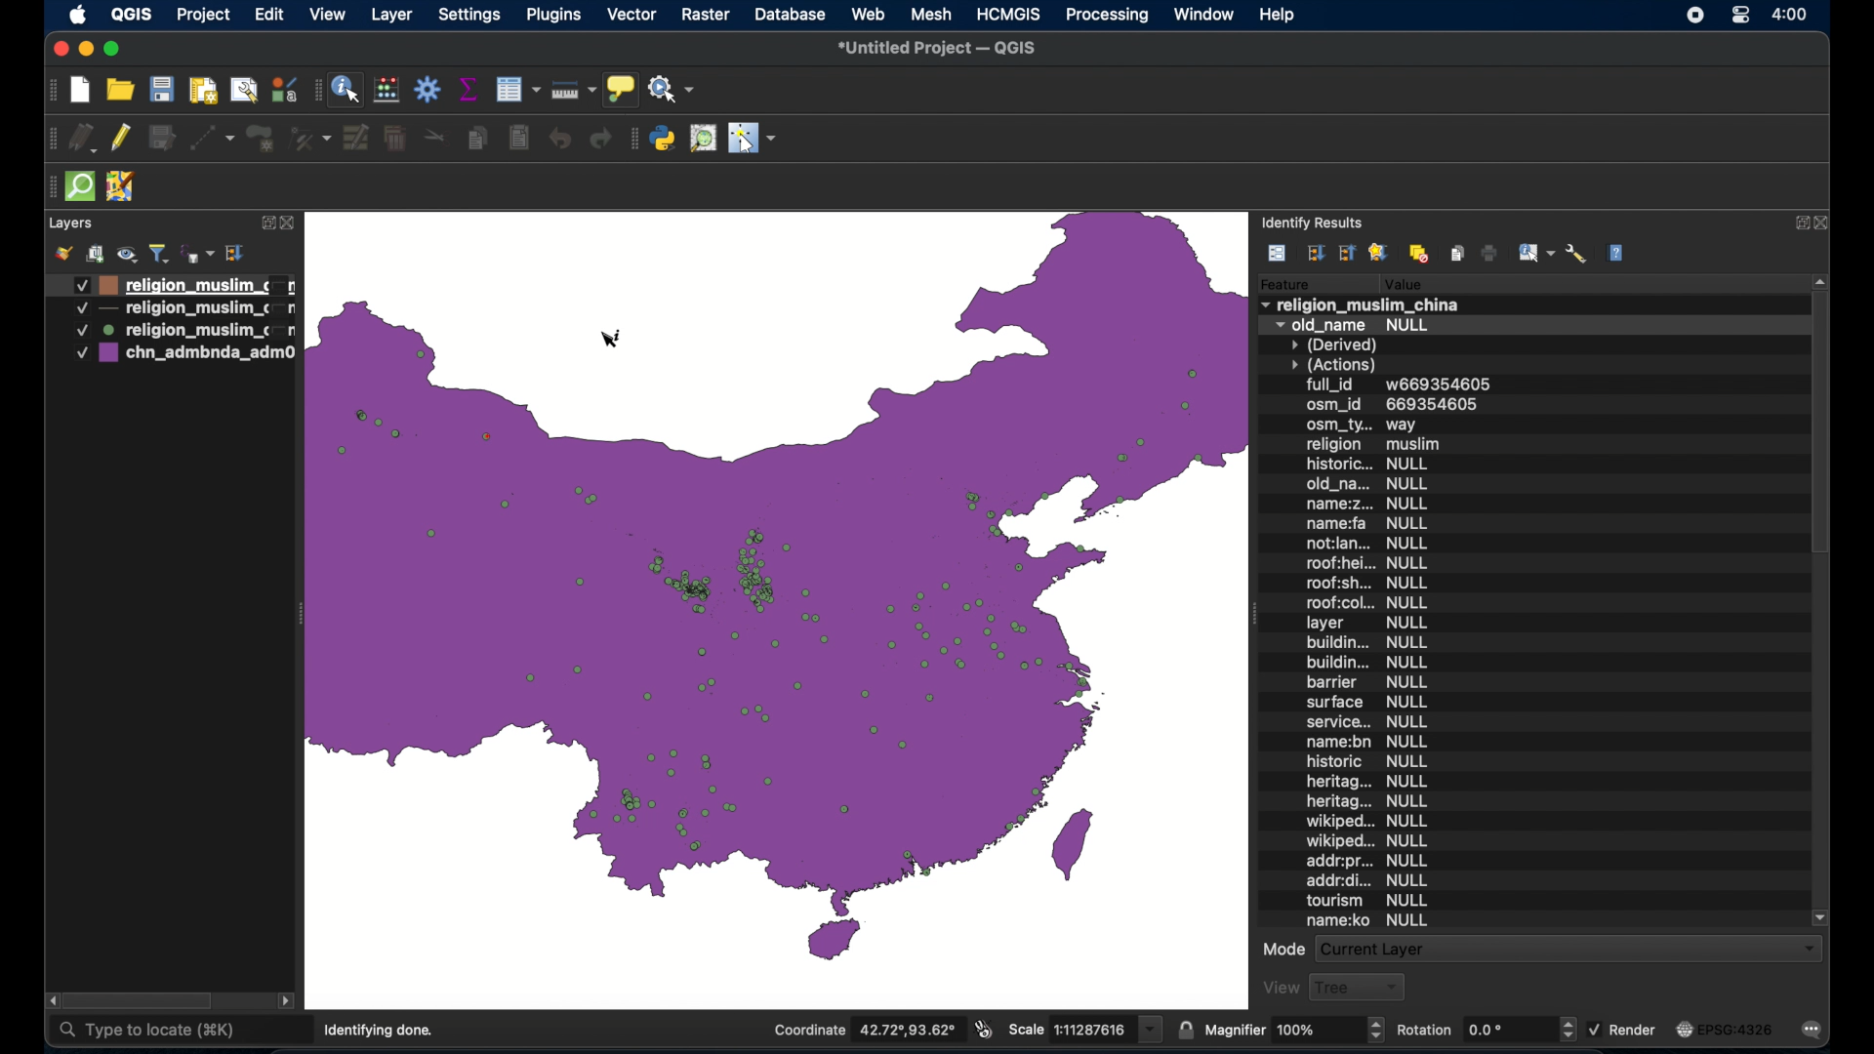  What do you see at coordinates (1622, 254) in the screenshot?
I see `help` at bounding box center [1622, 254].